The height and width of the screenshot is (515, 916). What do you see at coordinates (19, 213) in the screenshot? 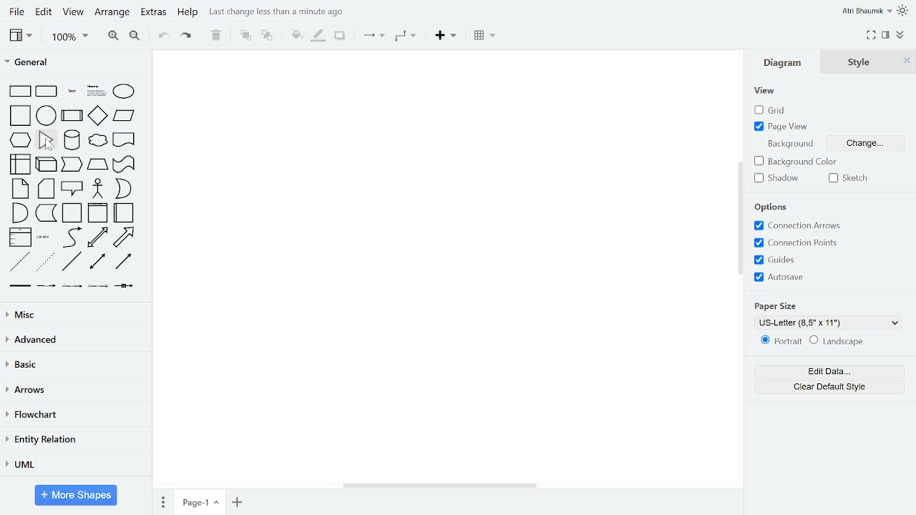
I see `and` at bounding box center [19, 213].